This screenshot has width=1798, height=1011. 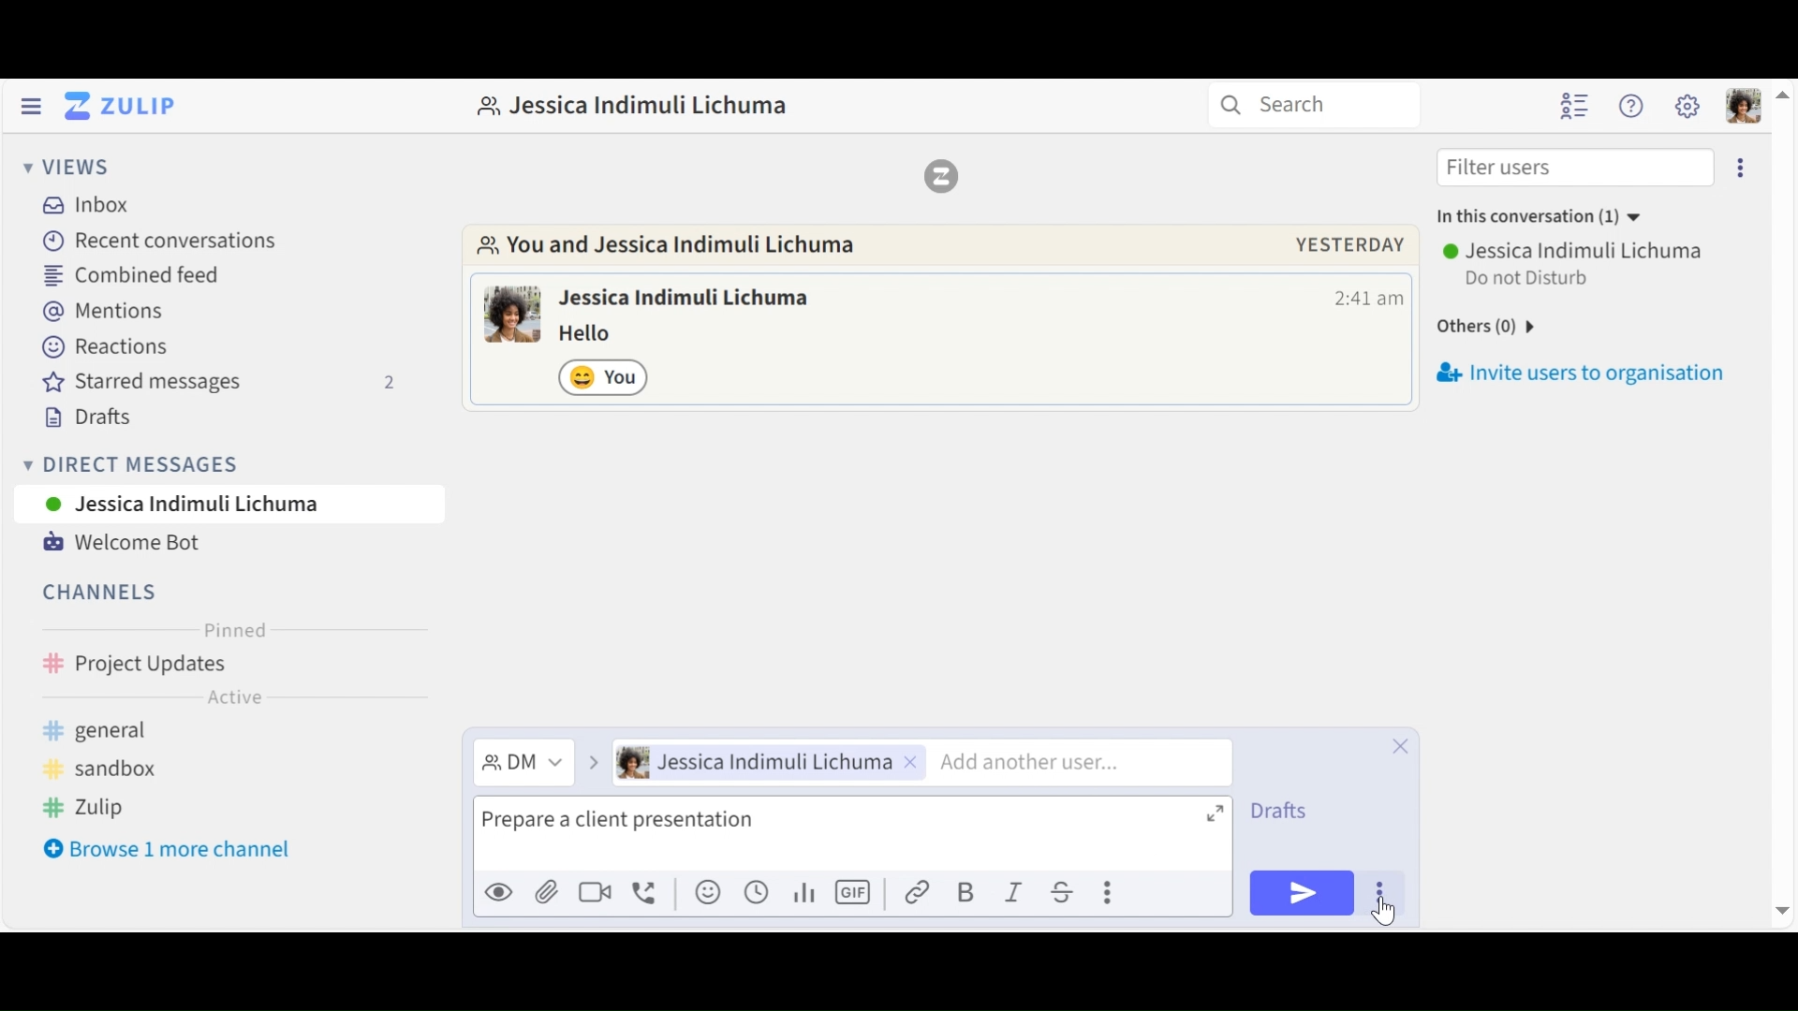 I want to click on Browse more channel, so click(x=181, y=852).